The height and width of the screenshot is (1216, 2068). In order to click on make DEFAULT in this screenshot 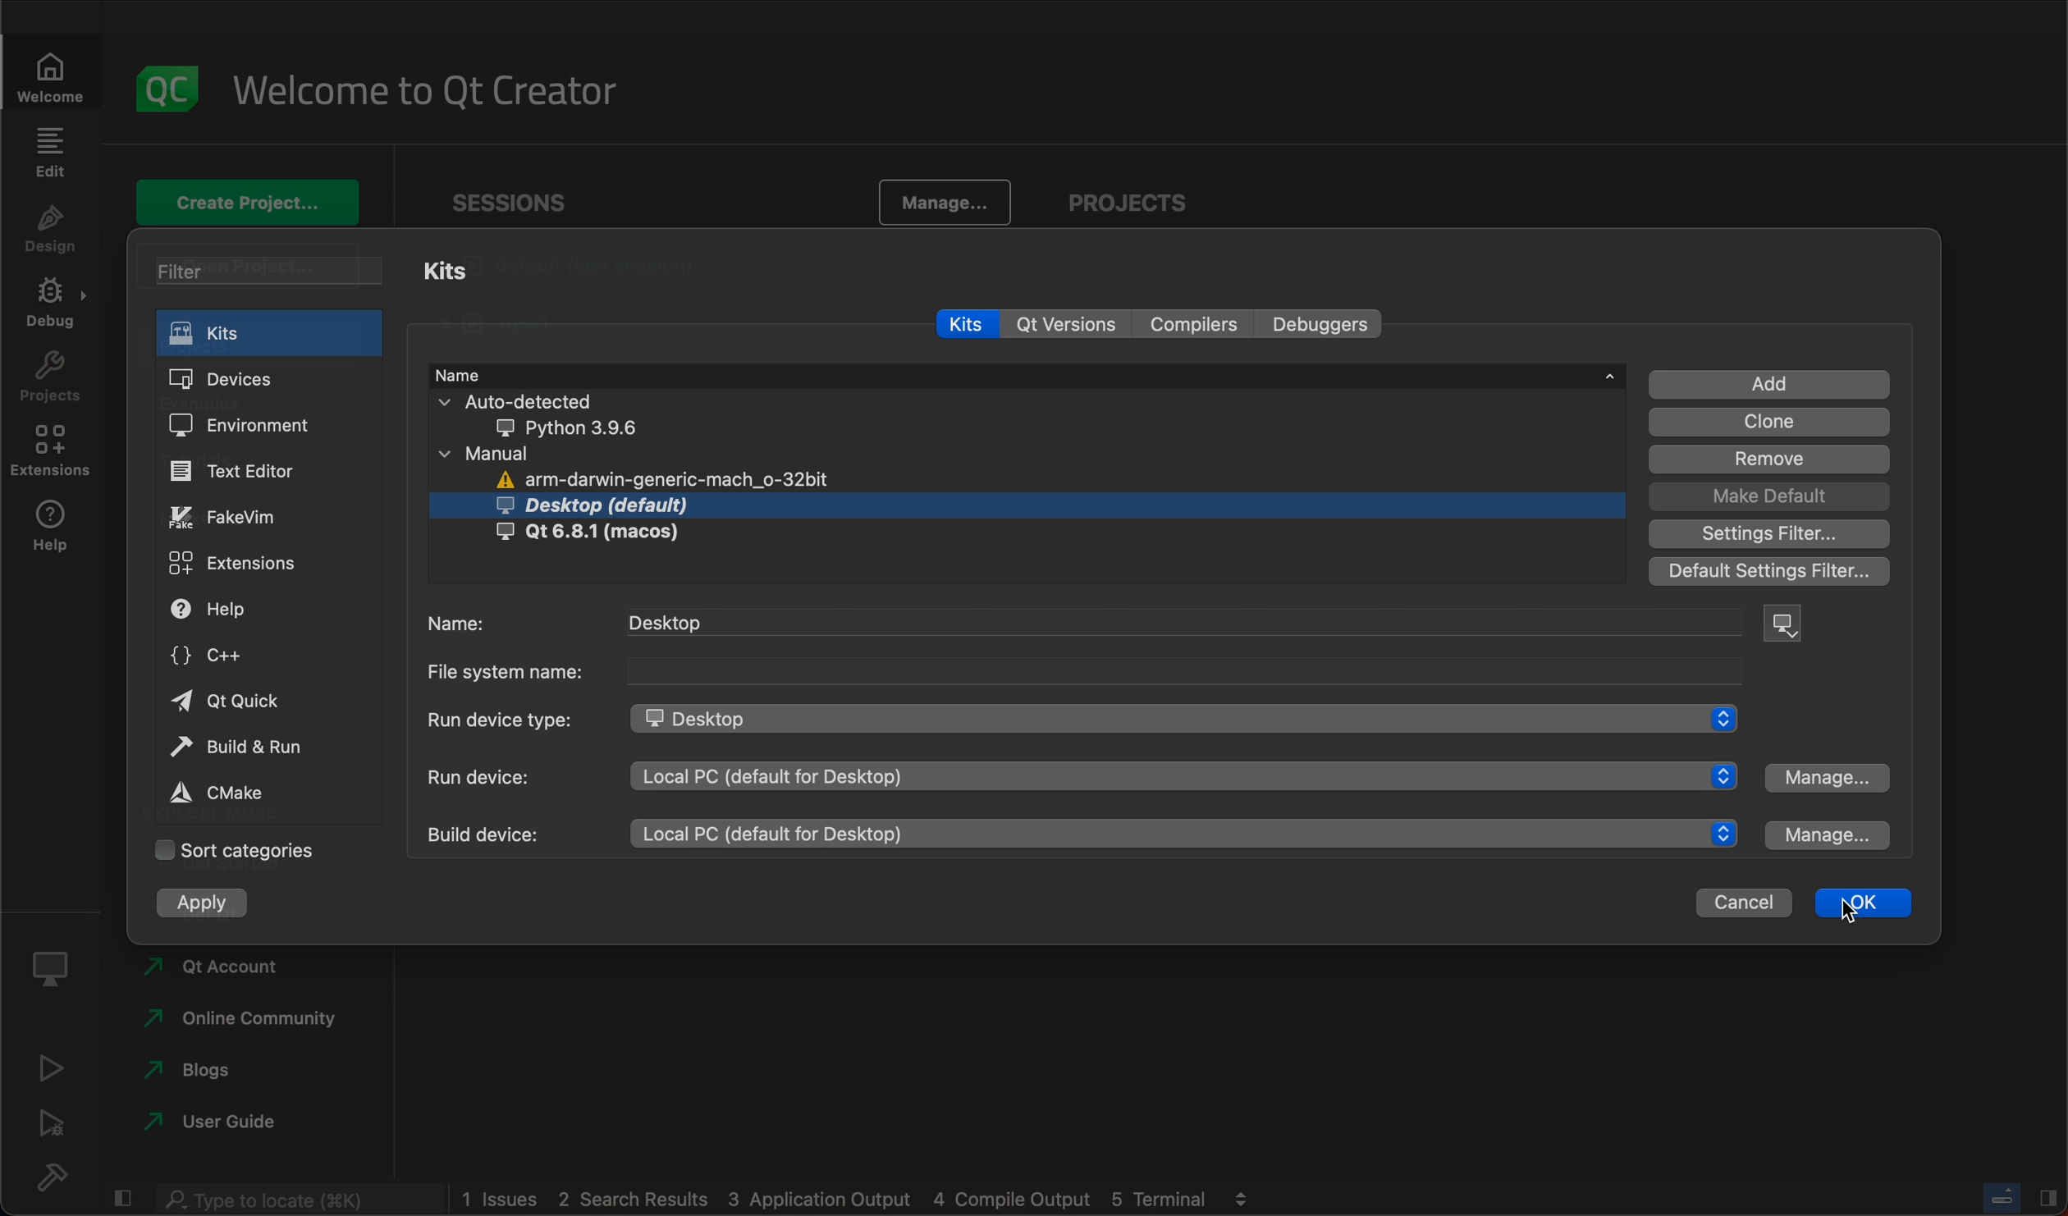, I will do `click(1766, 500)`.